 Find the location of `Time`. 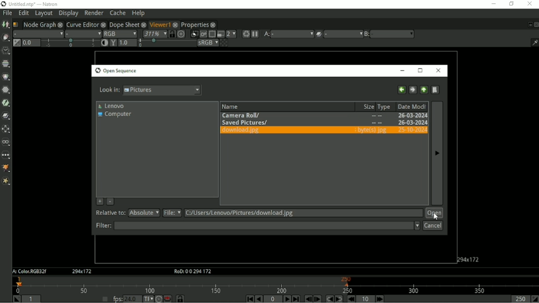

Time is located at coordinates (5, 50).